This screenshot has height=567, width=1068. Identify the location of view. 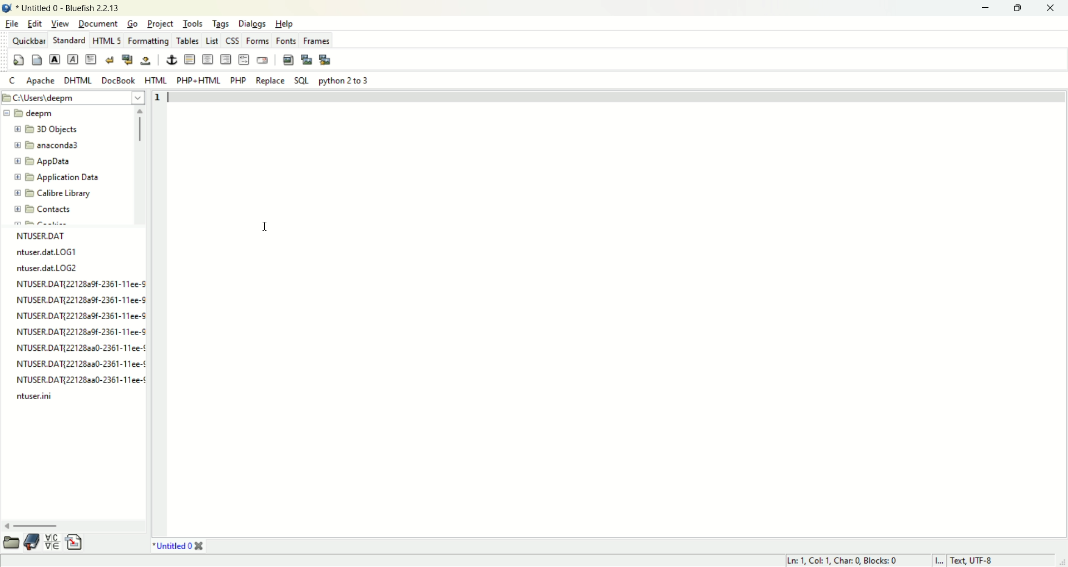
(58, 24).